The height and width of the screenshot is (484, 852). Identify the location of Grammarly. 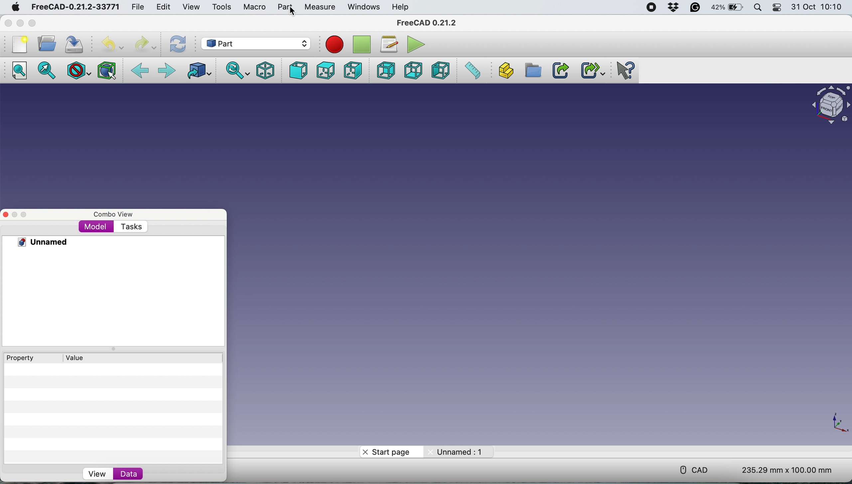
(696, 7).